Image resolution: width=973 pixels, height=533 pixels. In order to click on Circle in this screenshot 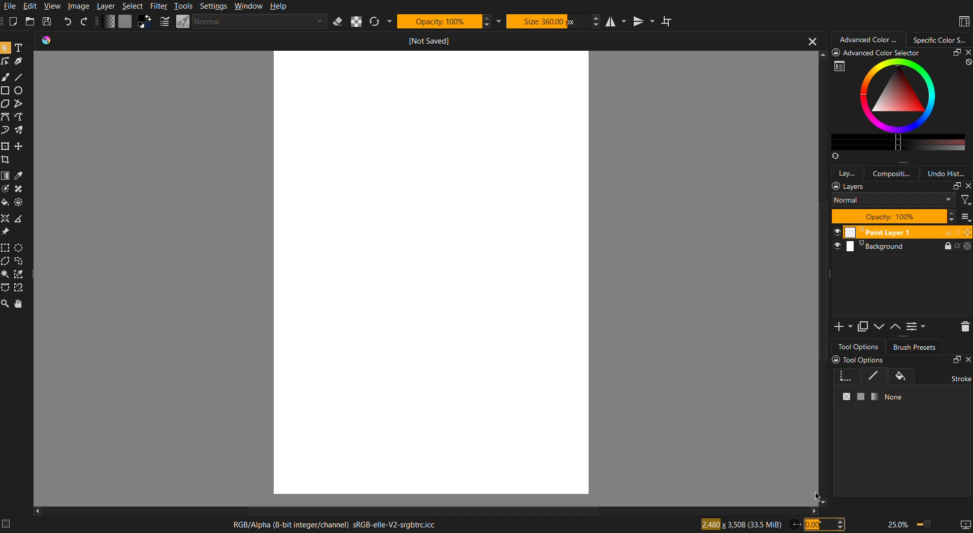, I will do `click(19, 89)`.